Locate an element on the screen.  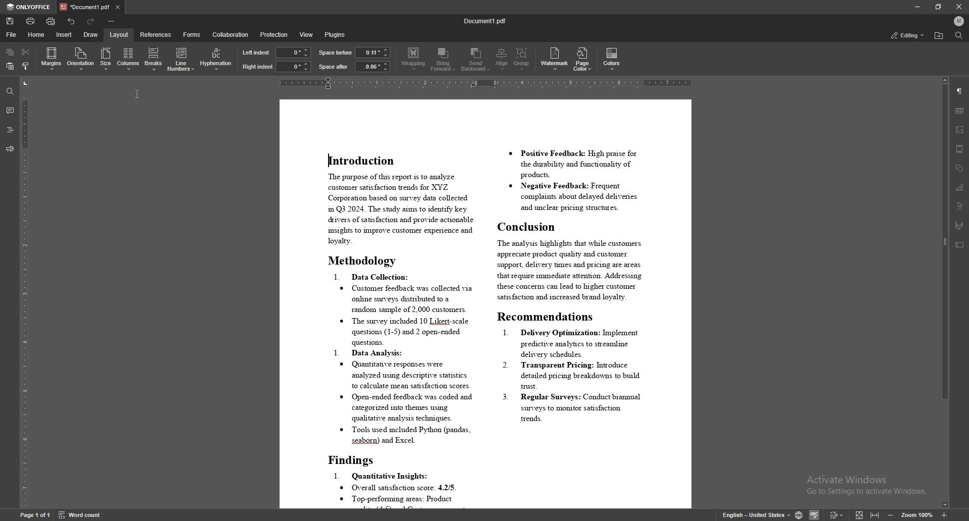
minimize is located at coordinates (918, 7).